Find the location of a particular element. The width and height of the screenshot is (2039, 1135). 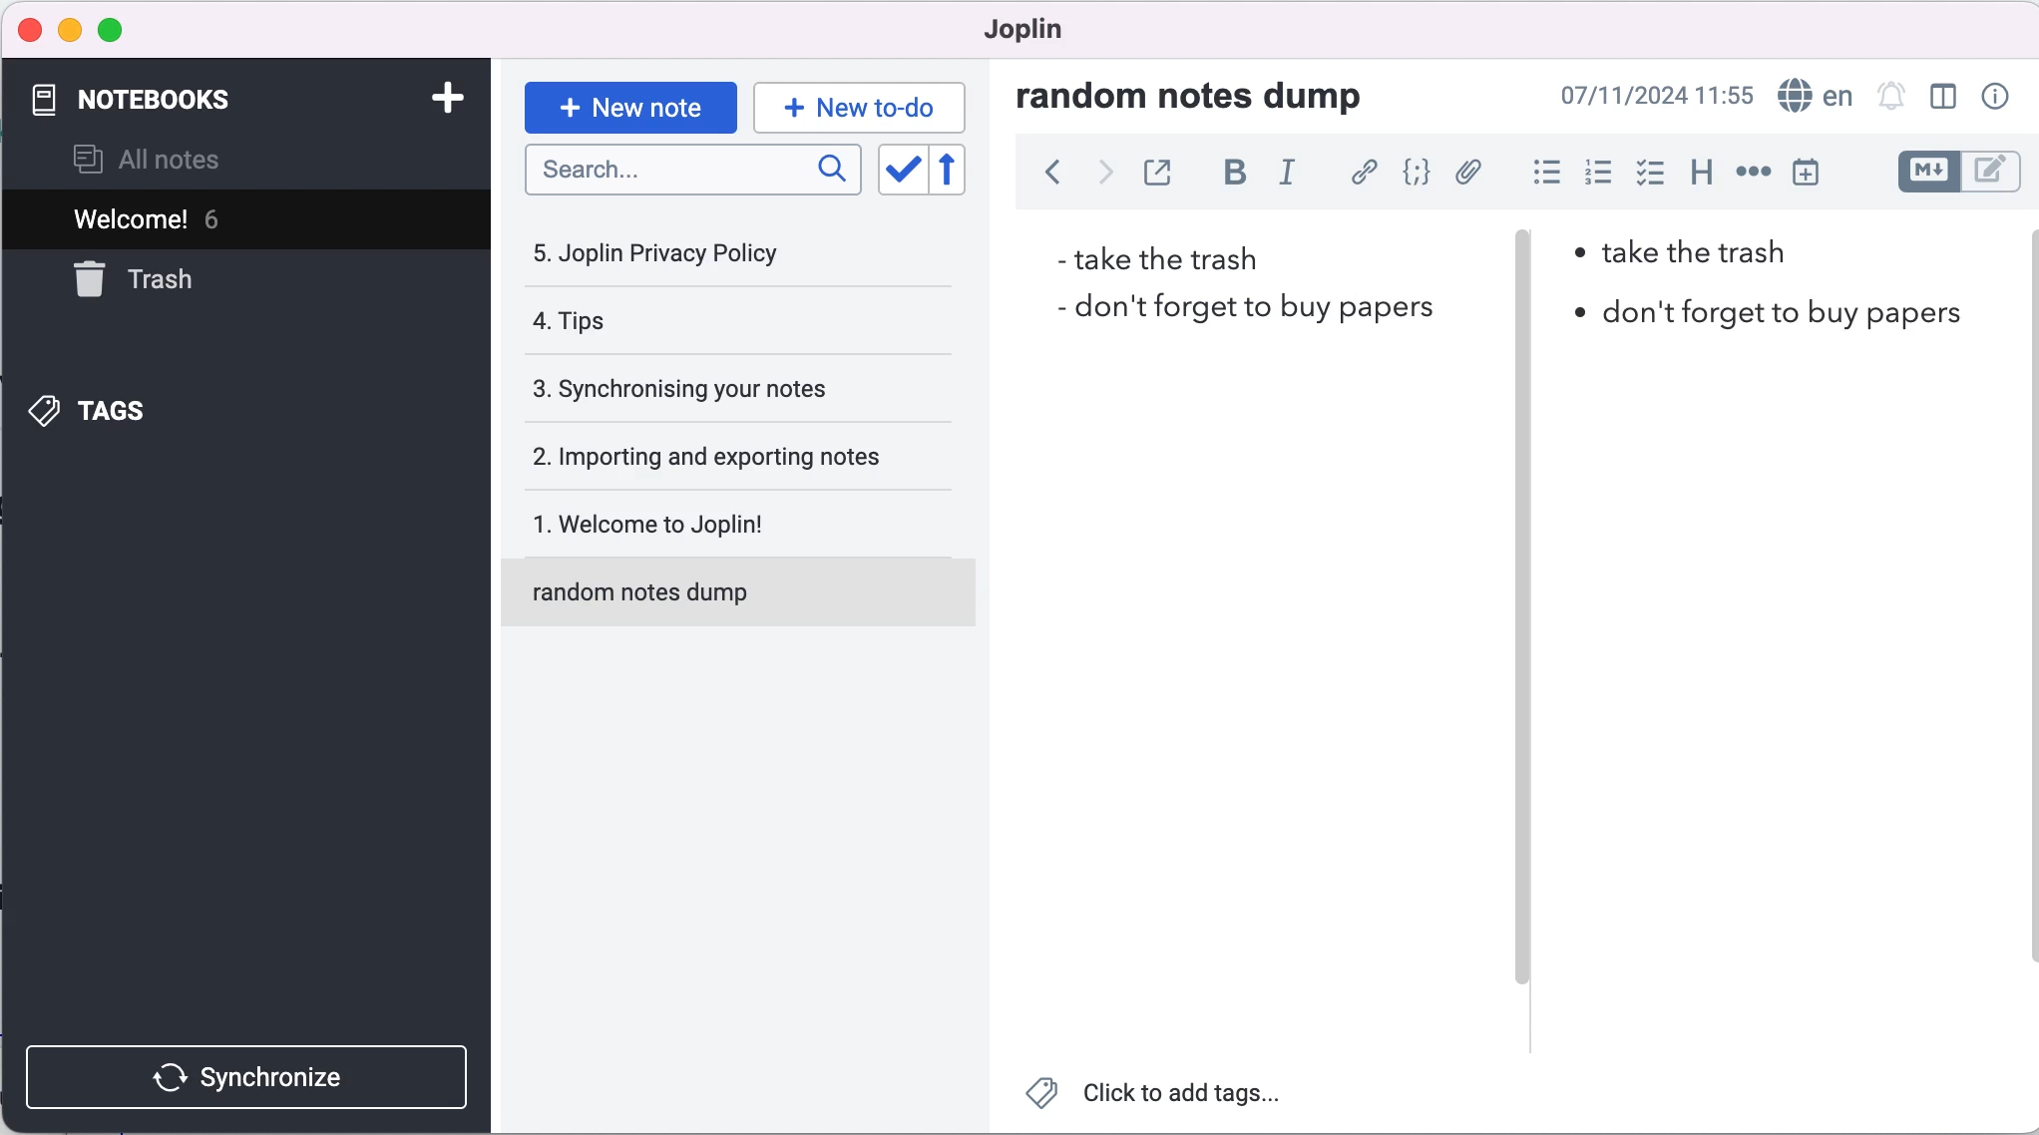

don't forget to buy papers is located at coordinates (1232, 306).